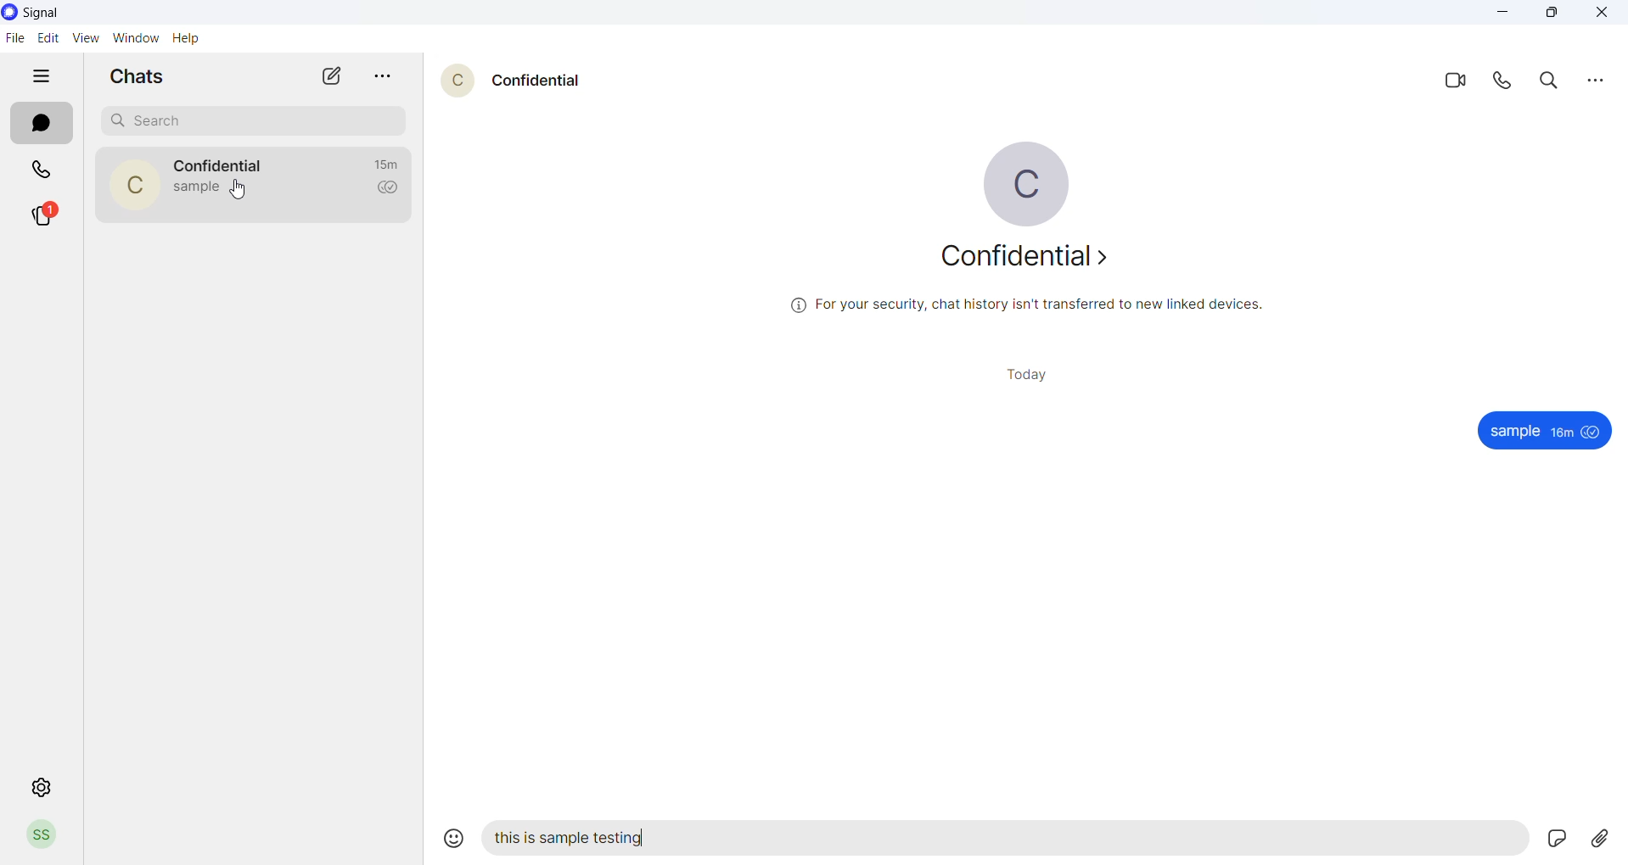  What do you see at coordinates (320, 76) in the screenshot?
I see `new chat` at bounding box center [320, 76].